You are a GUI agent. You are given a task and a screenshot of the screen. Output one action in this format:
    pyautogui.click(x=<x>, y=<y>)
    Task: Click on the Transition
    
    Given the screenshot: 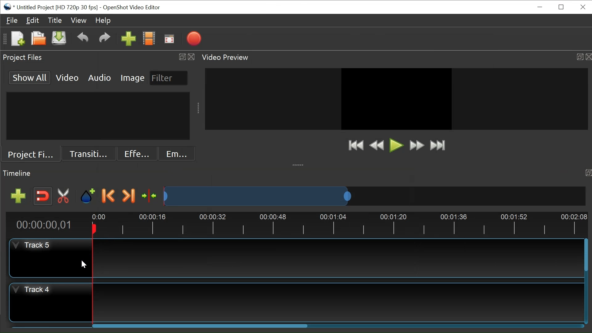 What is the action you would take?
    pyautogui.click(x=88, y=154)
    